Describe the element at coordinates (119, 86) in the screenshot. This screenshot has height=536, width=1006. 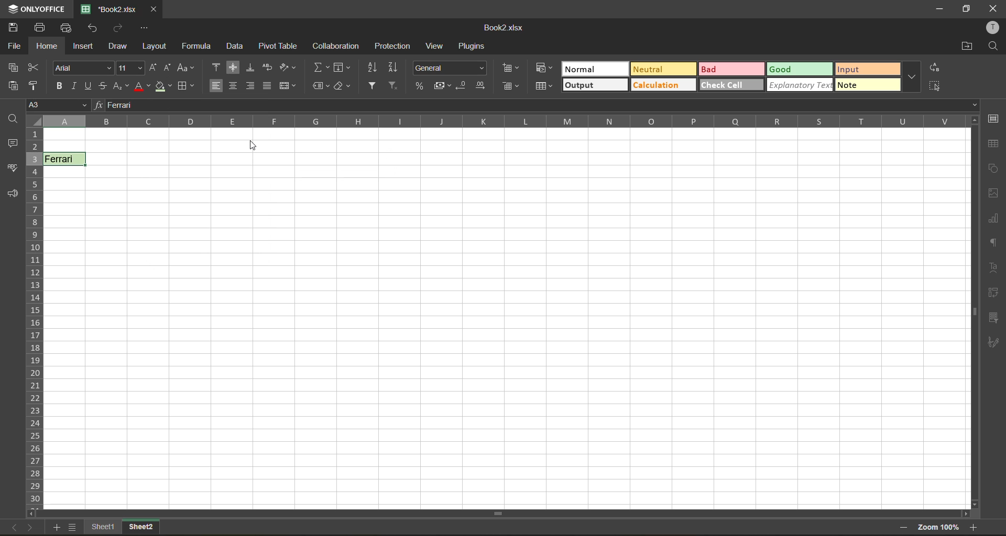
I see `sub/superscript` at that location.